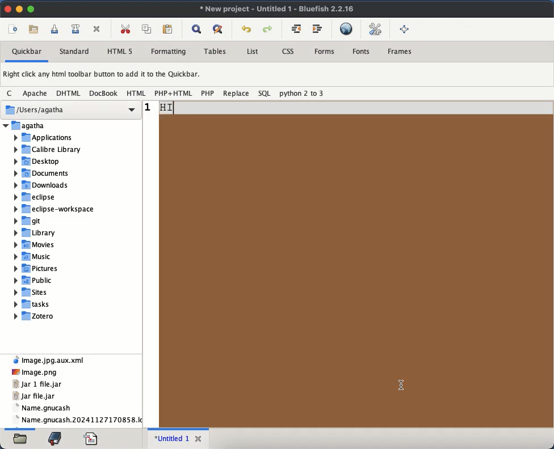  I want to click on agatha, so click(72, 125).